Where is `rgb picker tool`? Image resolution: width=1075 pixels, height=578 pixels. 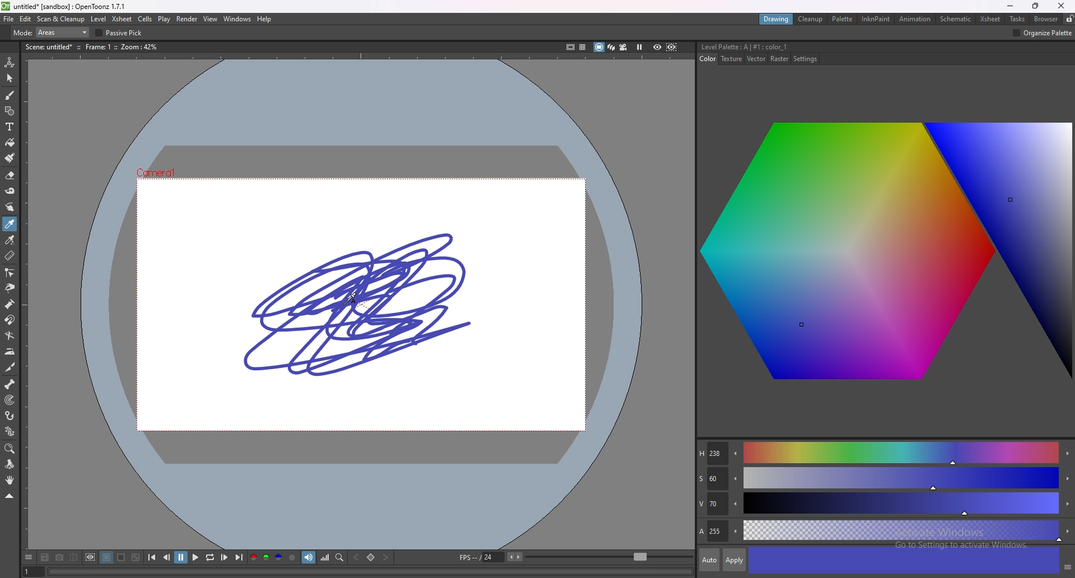 rgb picker tool is located at coordinates (10, 240).